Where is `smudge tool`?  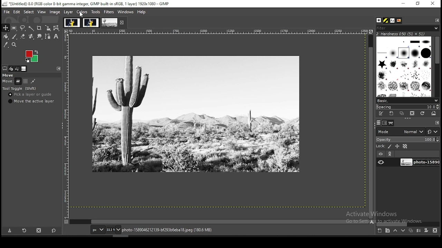
smudge tool is located at coordinates (40, 36).